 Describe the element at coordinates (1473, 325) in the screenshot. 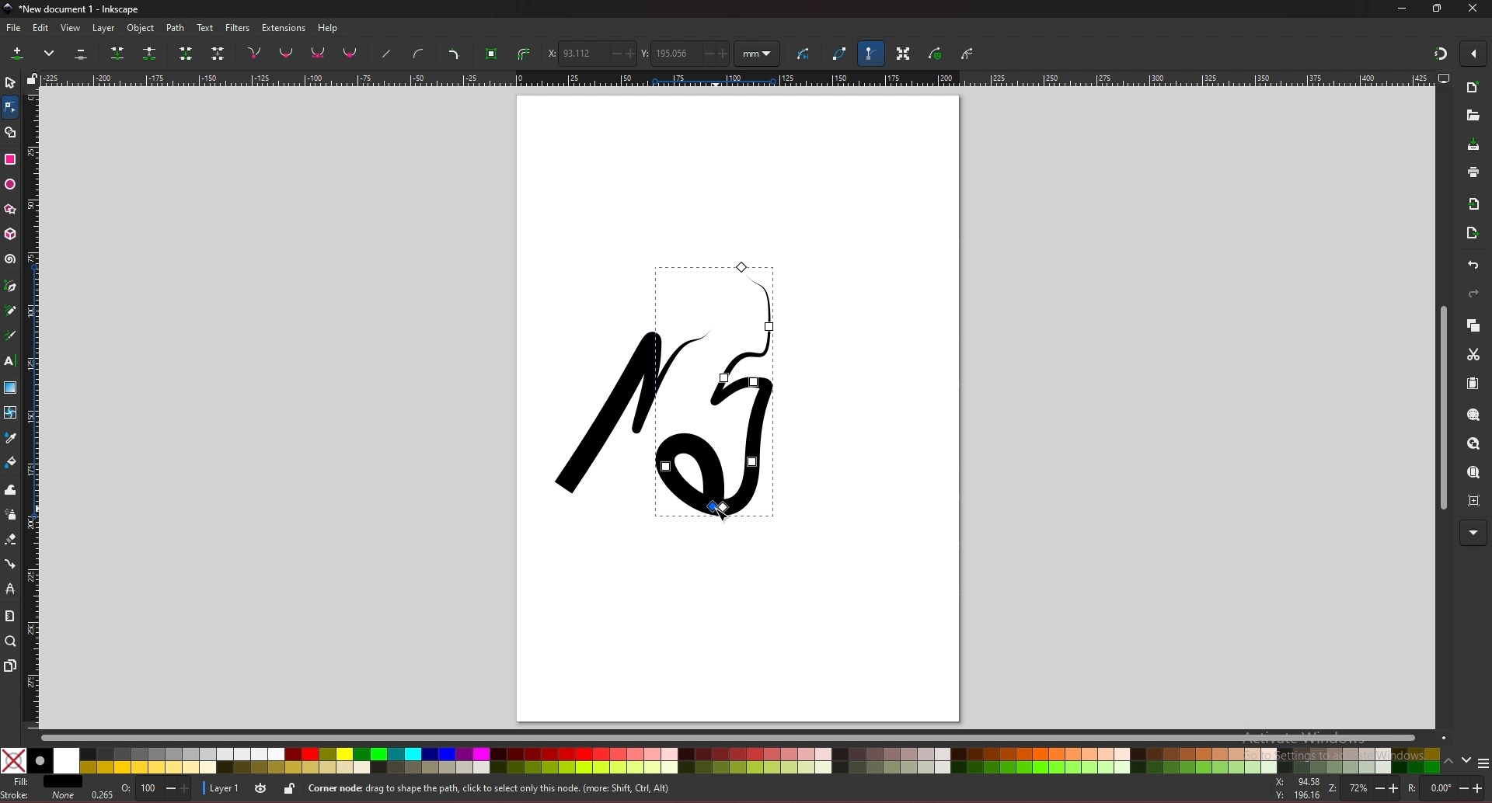

I see `copy` at that location.